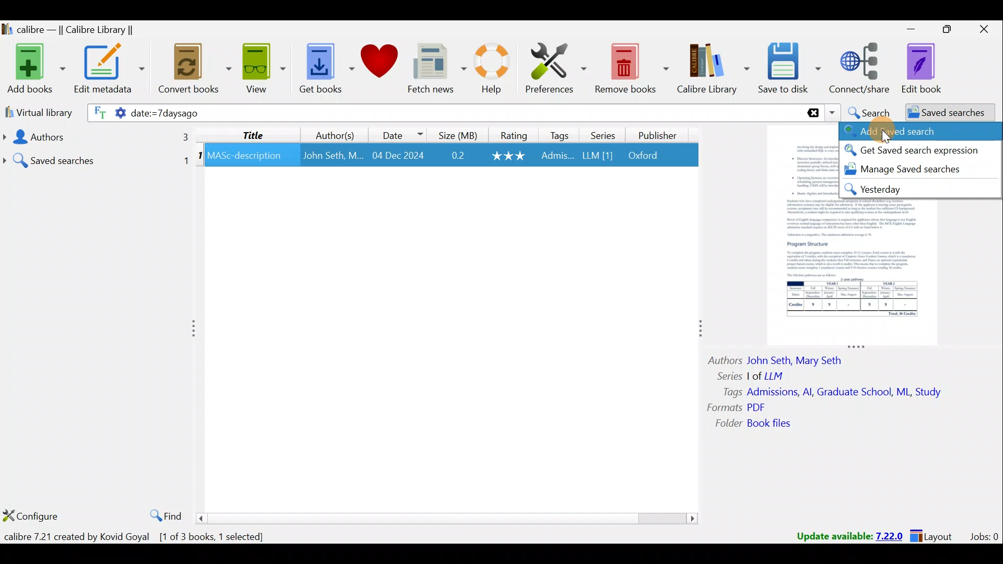  Describe the element at coordinates (908, 190) in the screenshot. I see `Yesterday` at that location.